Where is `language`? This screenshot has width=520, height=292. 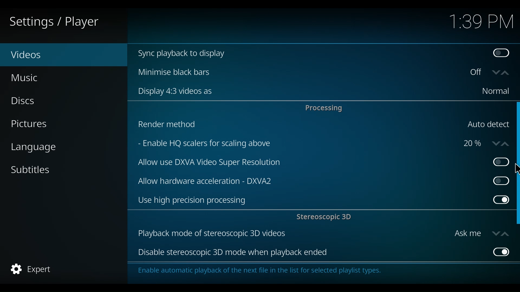
language is located at coordinates (33, 148).